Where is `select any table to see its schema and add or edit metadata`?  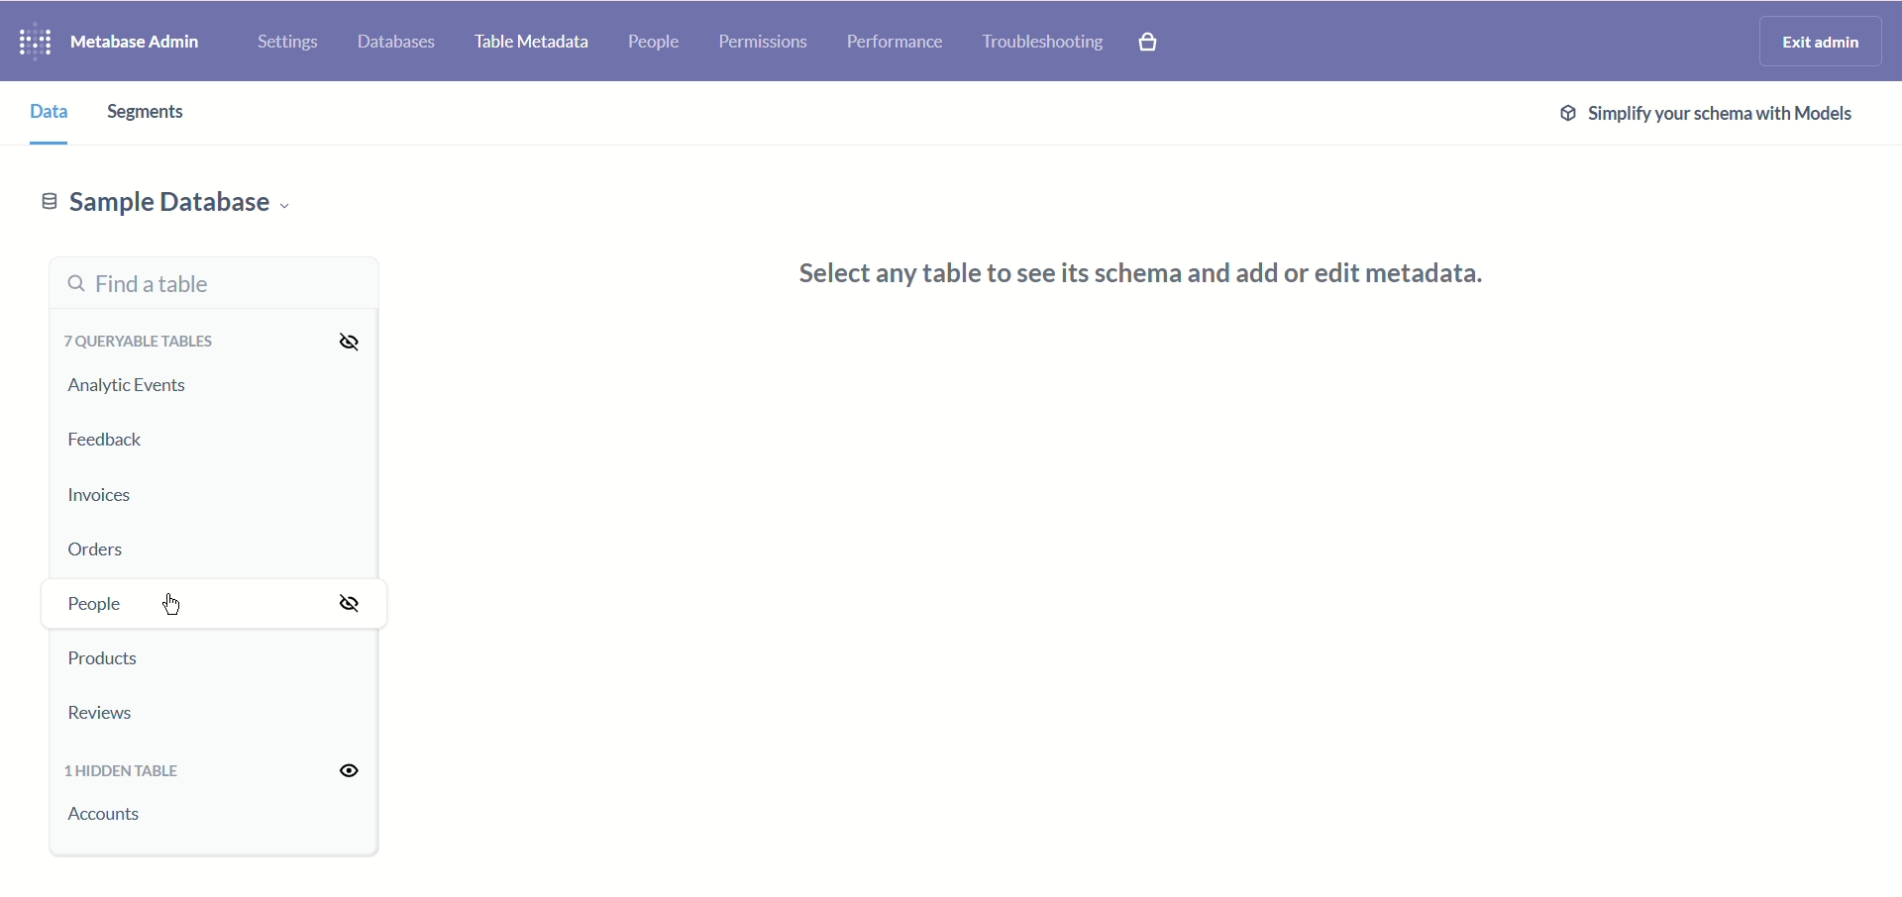
select any table to see its schema and add or edit metadata is located at coordinates (1134, 271).